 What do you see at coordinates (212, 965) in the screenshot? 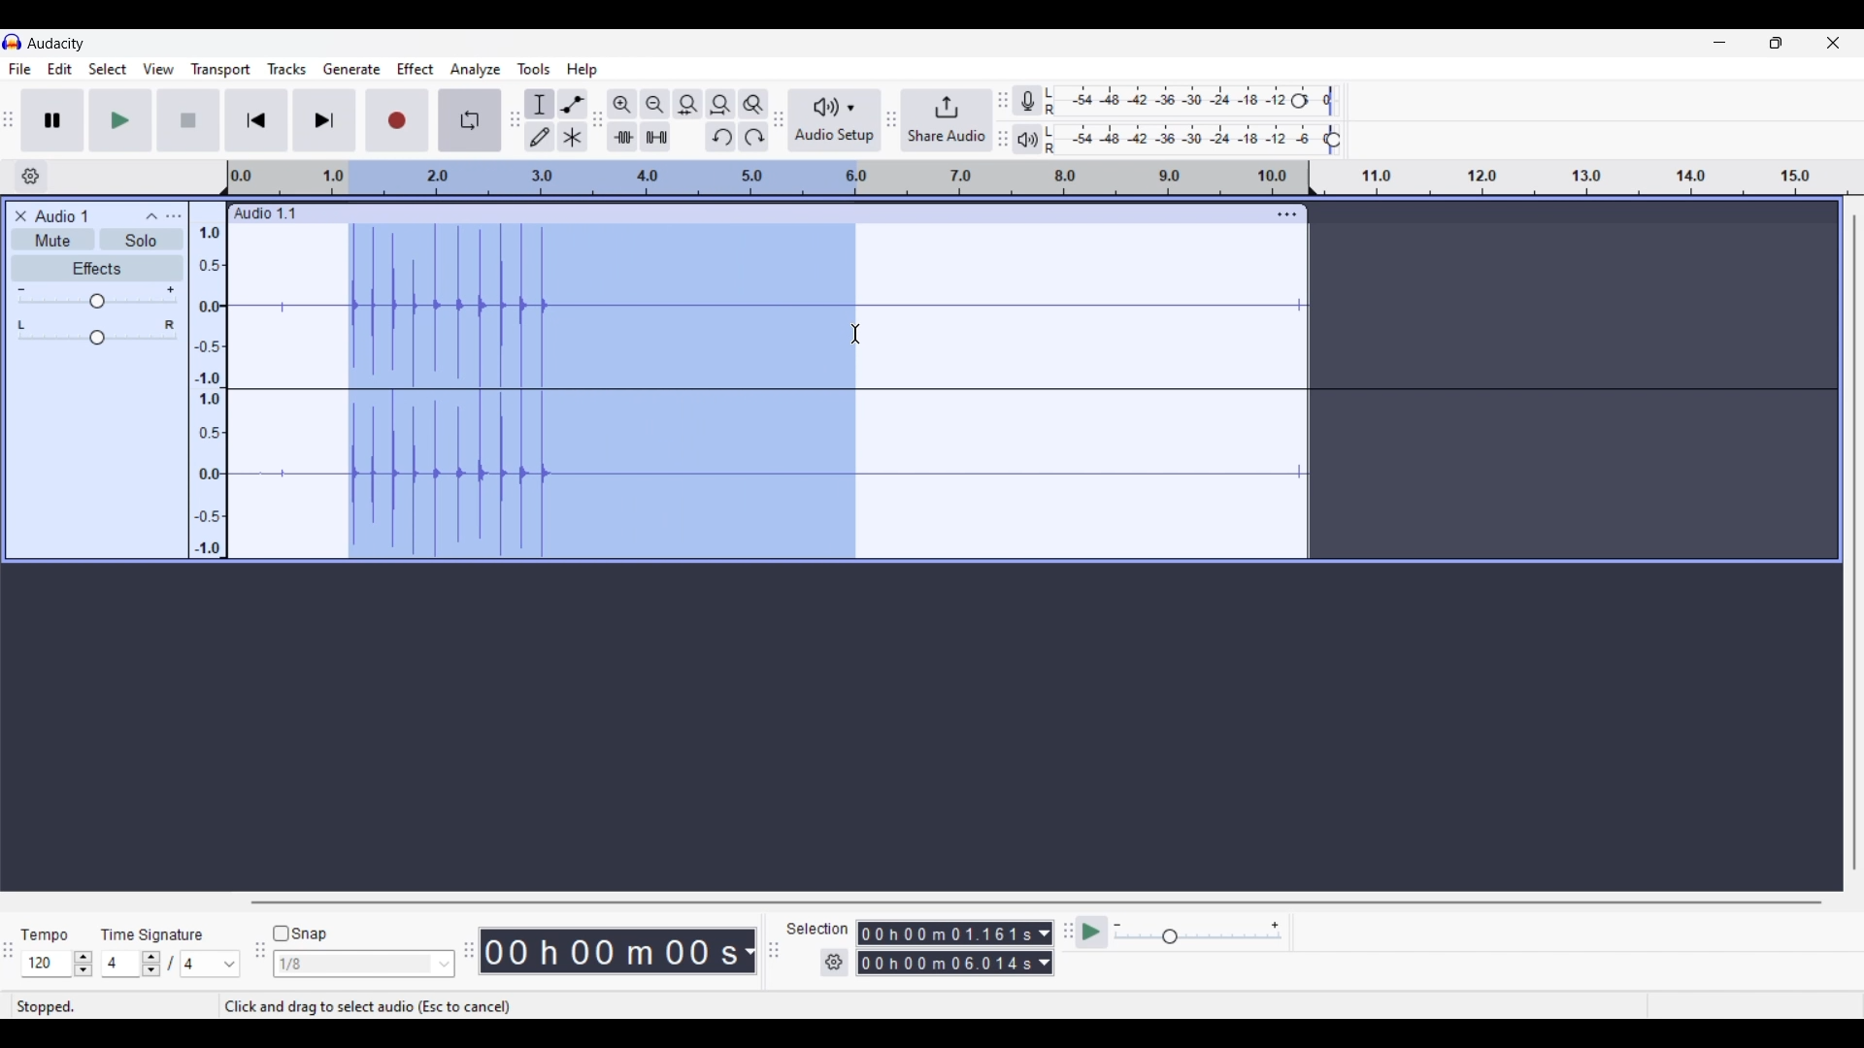
I see `Time signature options` at bounding box center [212, 965].